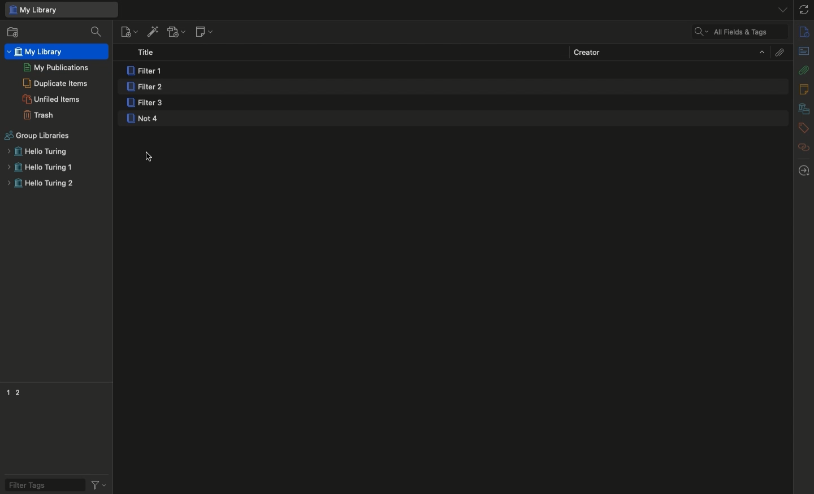 Image resolution: width=814 pixels, height=494 pixels. I want to click on Filter 1, so click(146, 71).